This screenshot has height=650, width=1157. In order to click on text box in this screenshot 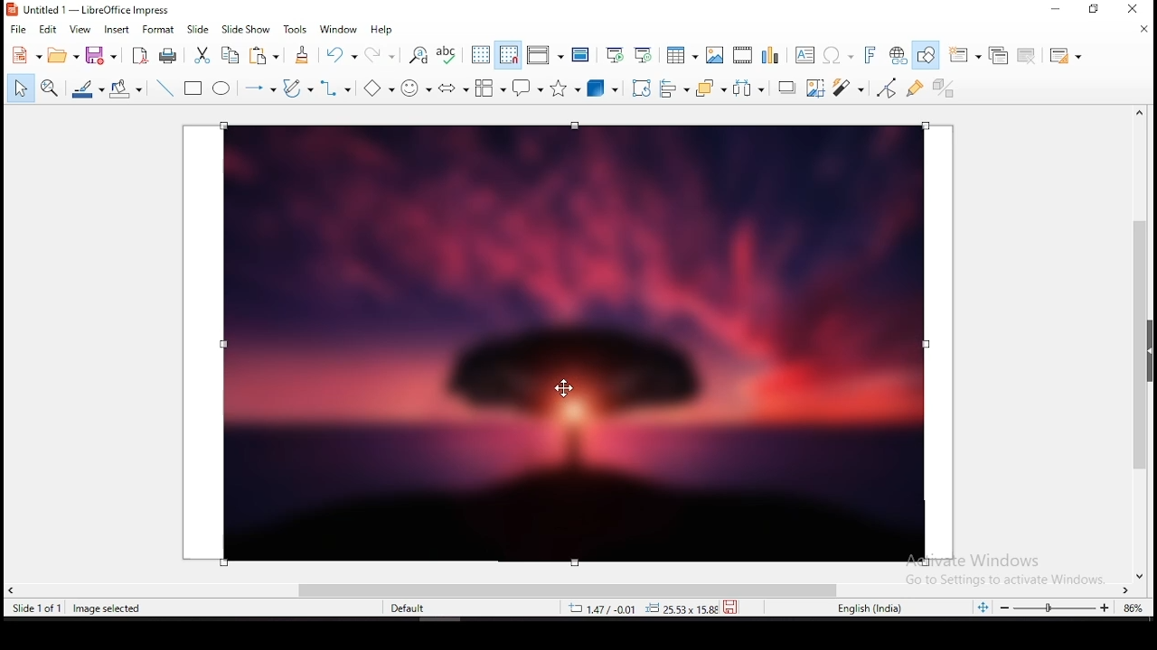, I will do `click(804, 55)`.